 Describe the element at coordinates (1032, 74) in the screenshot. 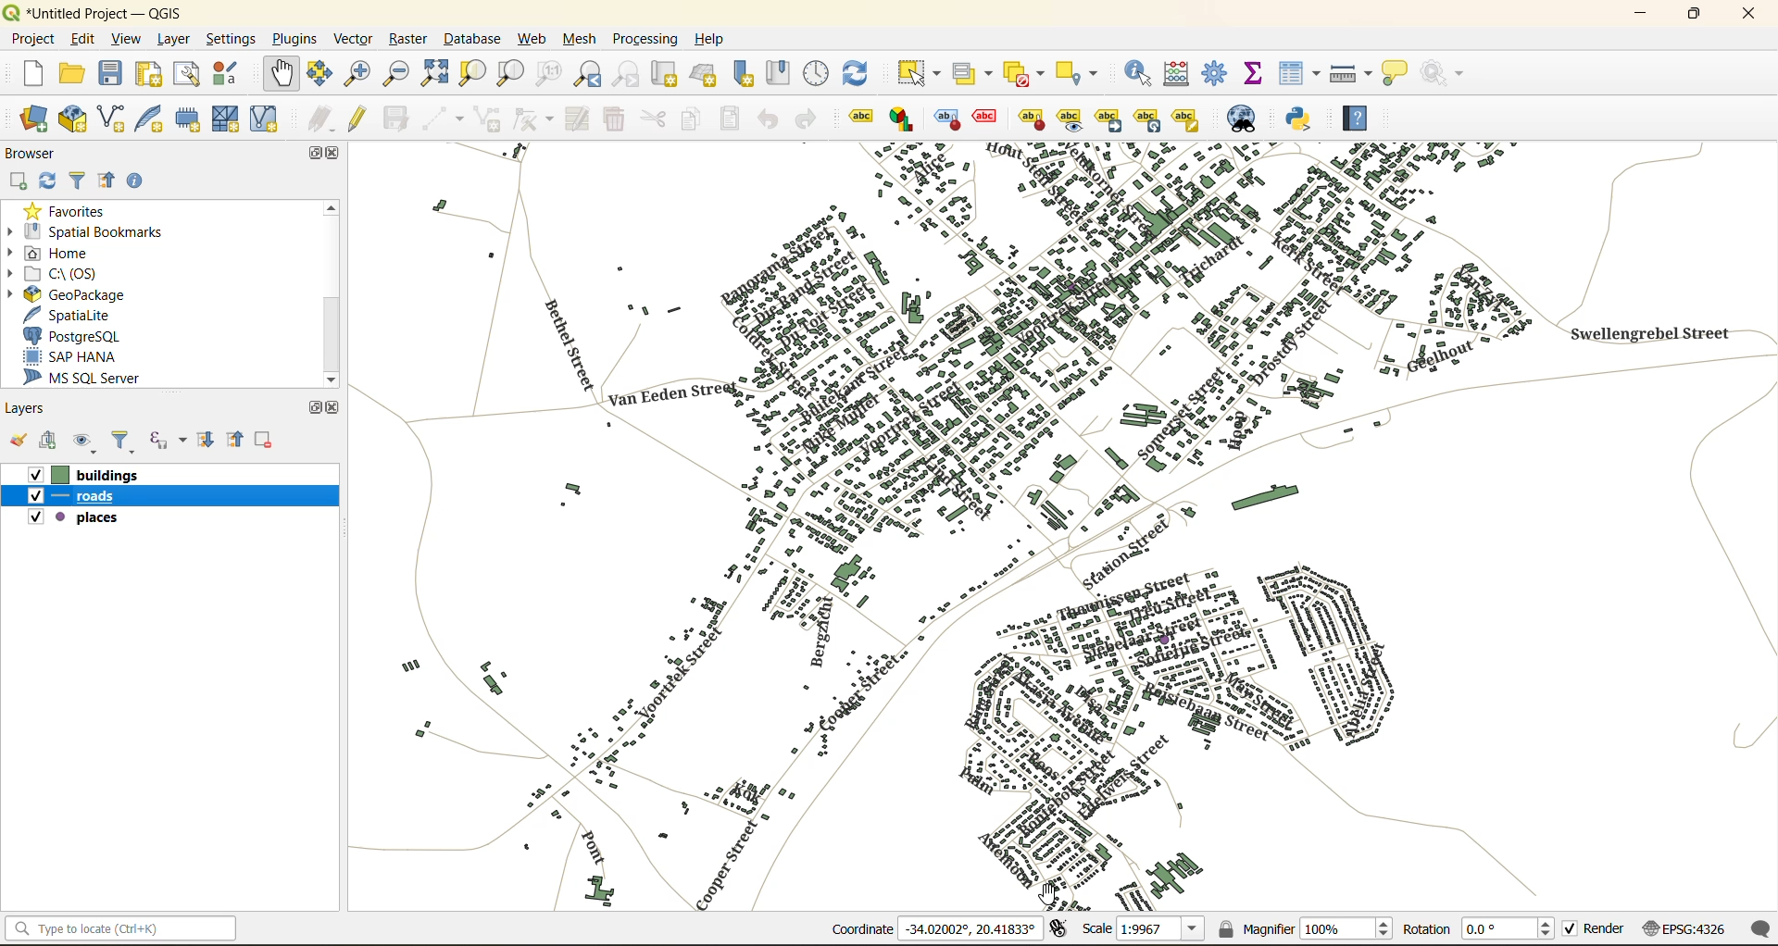

I see `deselect value` at that location.